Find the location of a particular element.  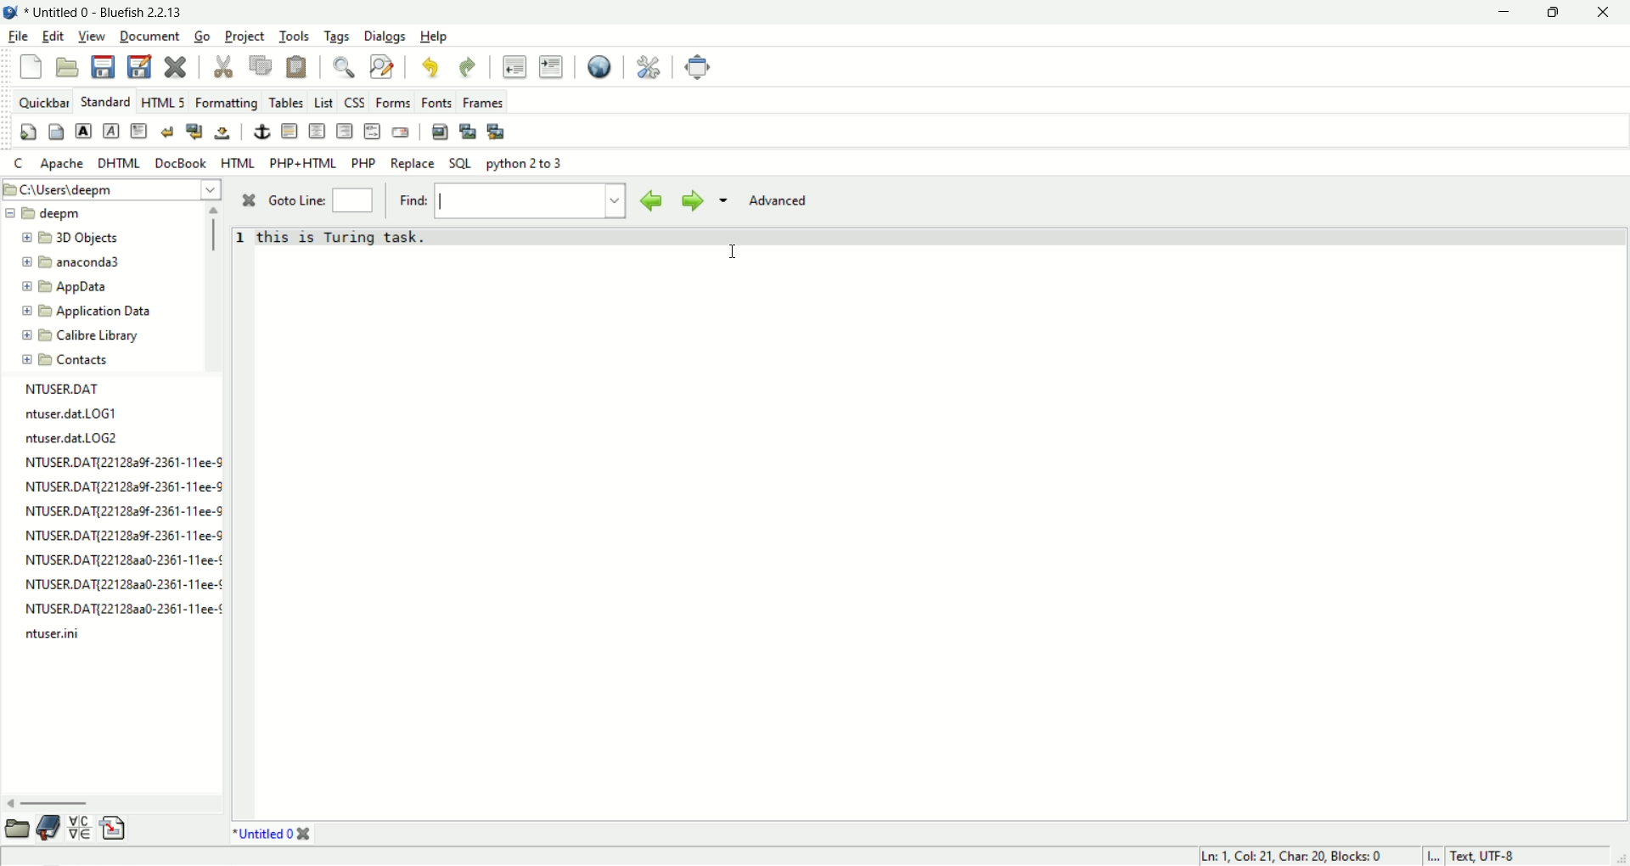

tags is located at coordinates (337, 37).